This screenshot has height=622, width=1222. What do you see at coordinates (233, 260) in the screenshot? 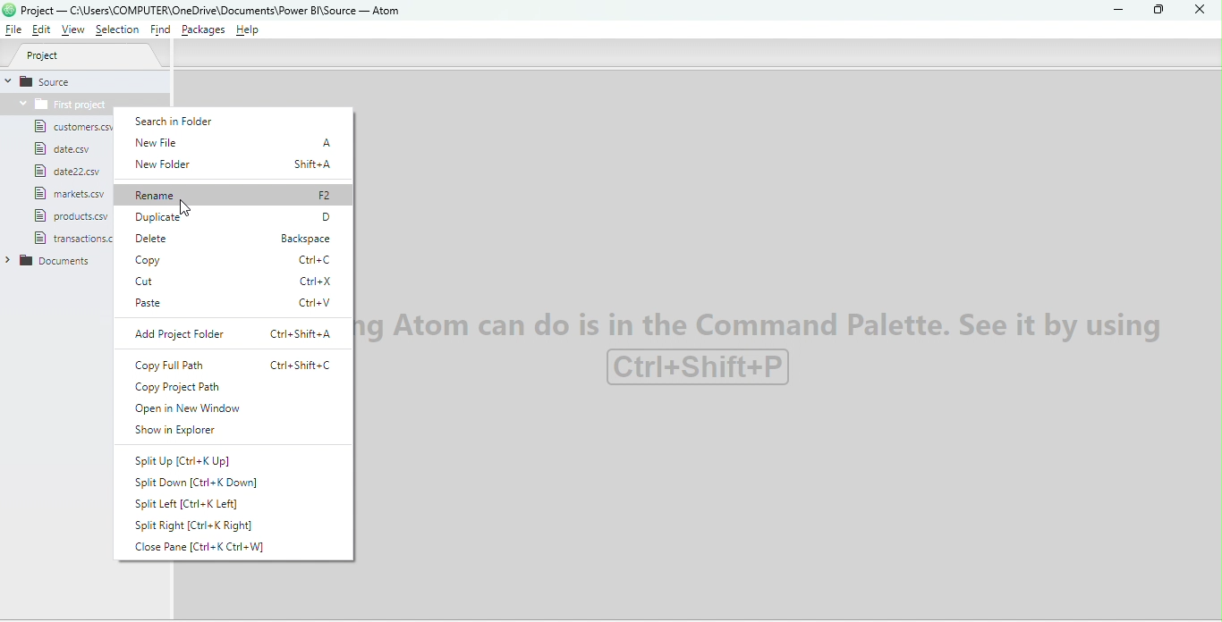
I see `Copy` at bounding box center [233, 260].